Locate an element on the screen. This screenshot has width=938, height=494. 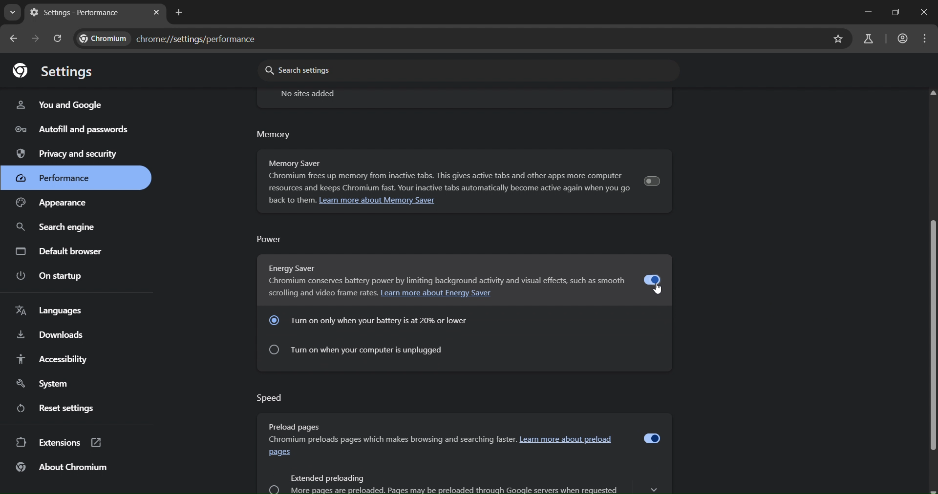
pages is located at coordinates (281, 453).